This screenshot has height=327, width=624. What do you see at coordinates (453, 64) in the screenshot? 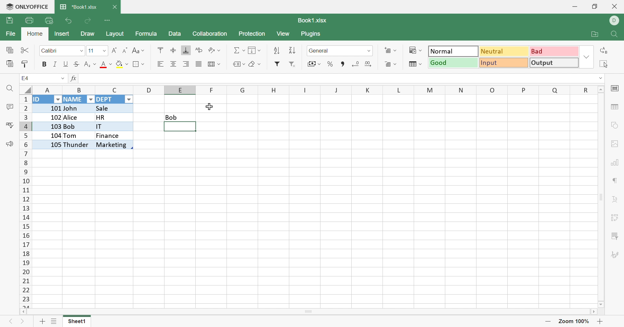
I see `Good` at bounding box center [453, 64].